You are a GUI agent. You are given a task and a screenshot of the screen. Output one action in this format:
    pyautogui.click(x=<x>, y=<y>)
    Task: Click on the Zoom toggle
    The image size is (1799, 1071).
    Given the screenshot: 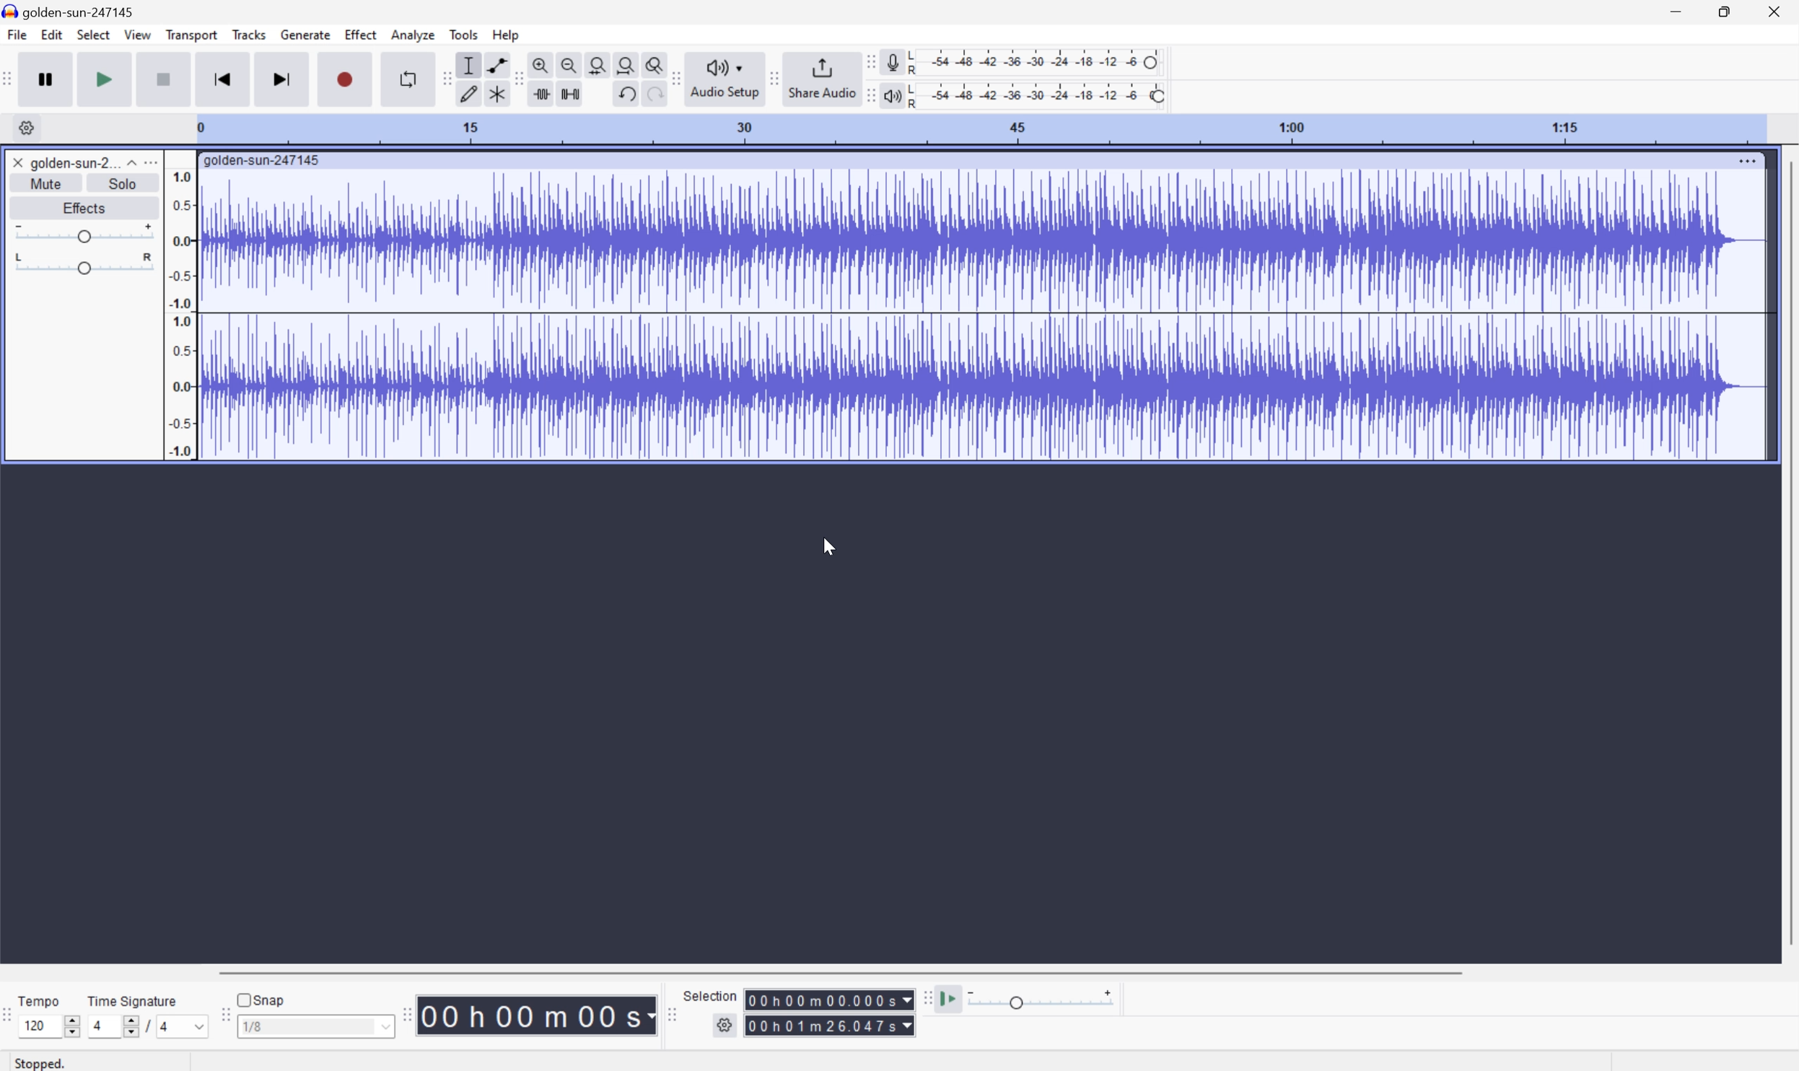 What is the action you would take?
    pyautogui.click(x=649, y=62)
    